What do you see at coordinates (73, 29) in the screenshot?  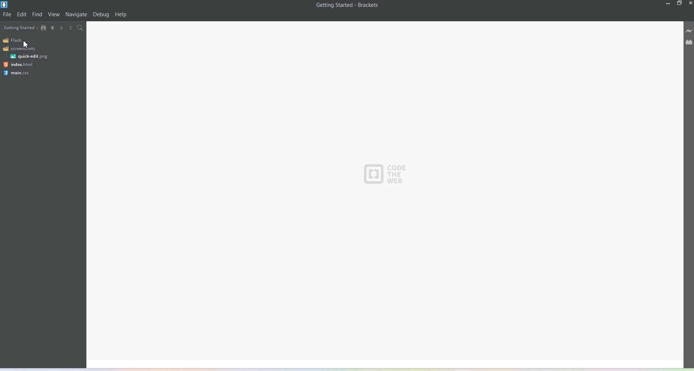 I see `Split the editor vertically or Horizontally` at bounding box center [73, 29].